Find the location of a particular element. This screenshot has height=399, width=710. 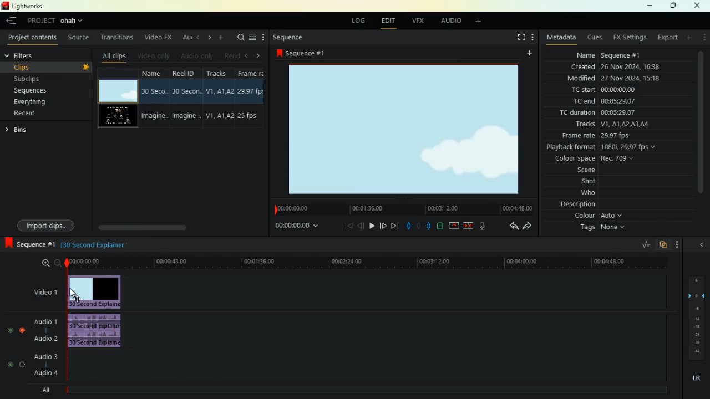

video is located at coordinates (115, 90).